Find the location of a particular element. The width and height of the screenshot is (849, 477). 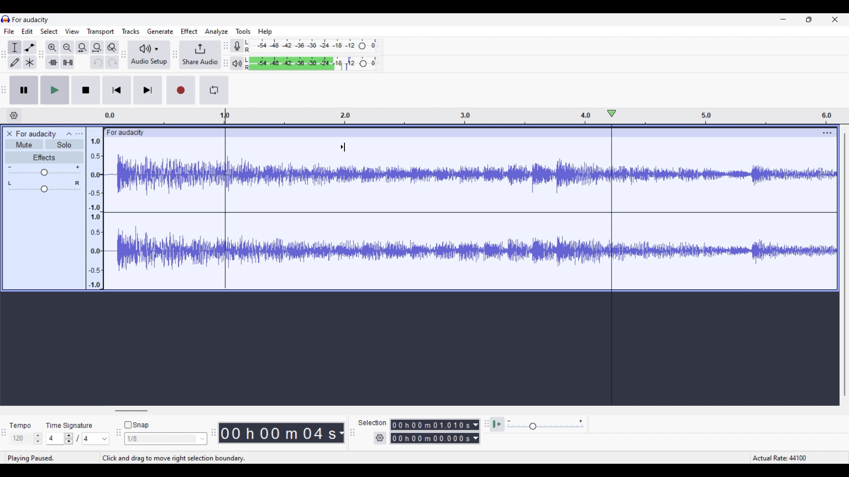

Show in smaller tab is located at coordinates (809, 19).